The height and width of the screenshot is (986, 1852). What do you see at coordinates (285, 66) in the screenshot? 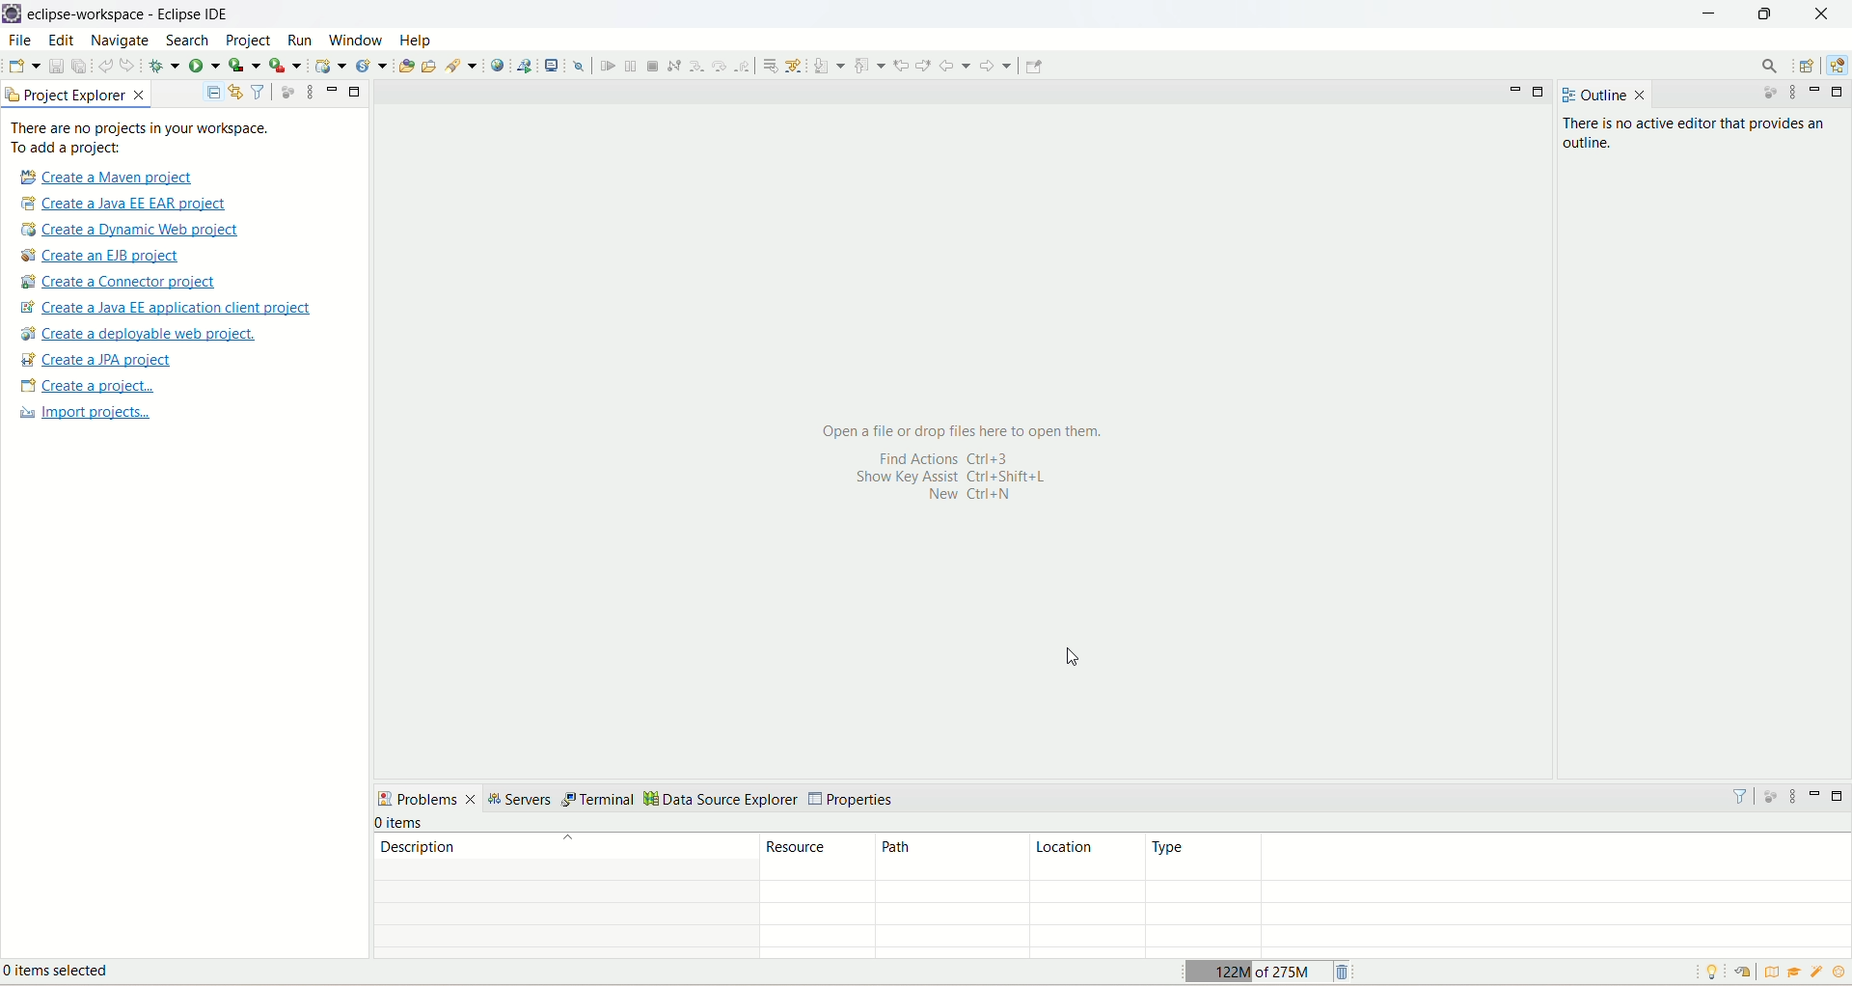
I see `run last tool` at bounding box center [285, 66].